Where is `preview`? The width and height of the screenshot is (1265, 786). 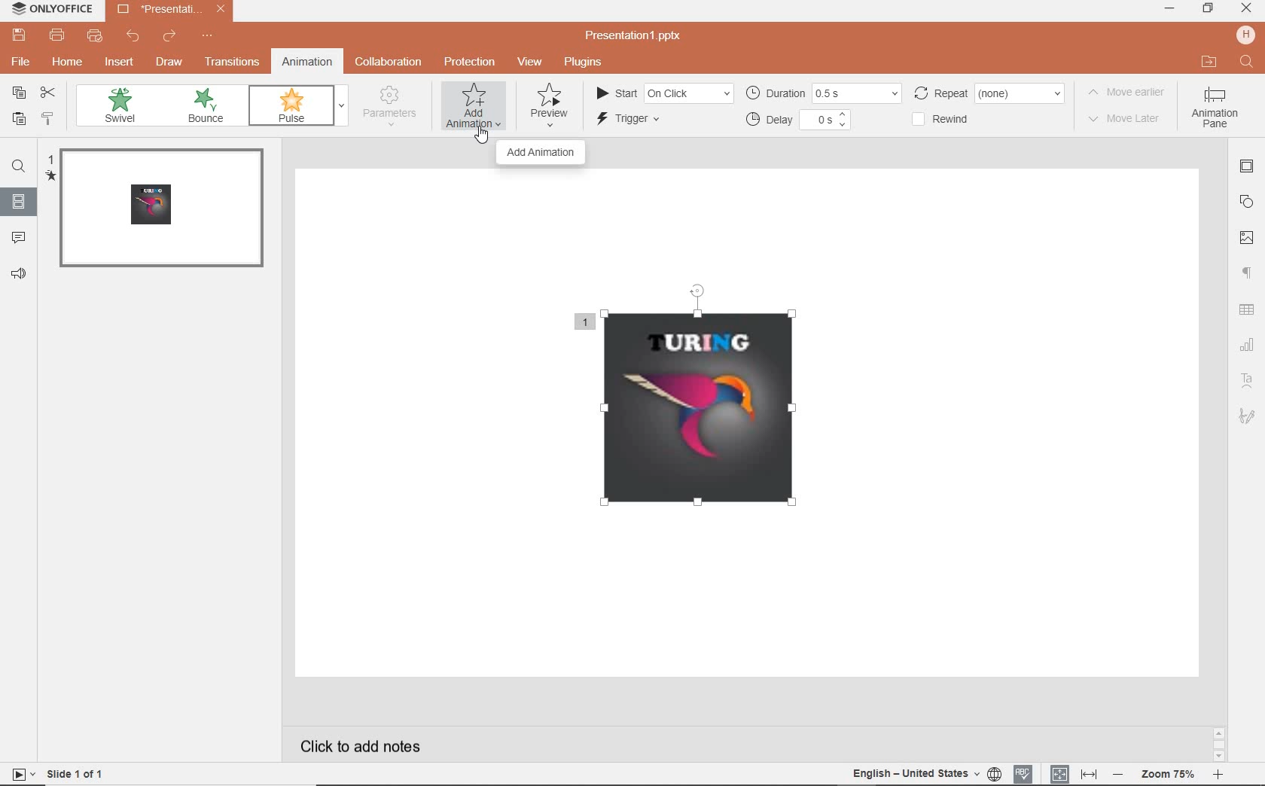 preview is located at coordinates (552, 106).